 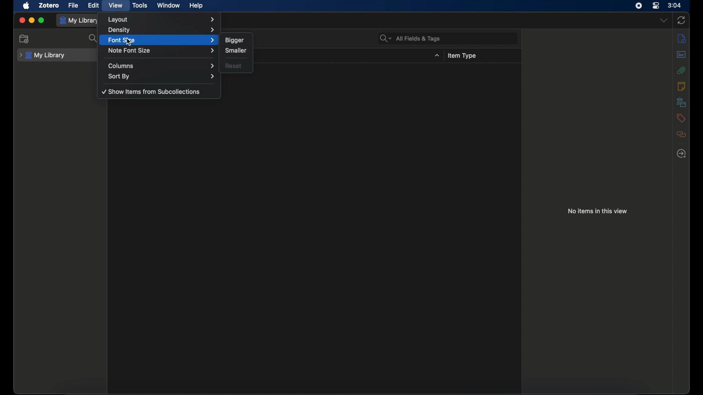 What do you see at coordinates (681, 102) in the screenshot?
I see `libraries` at bounding box center [681, 102].